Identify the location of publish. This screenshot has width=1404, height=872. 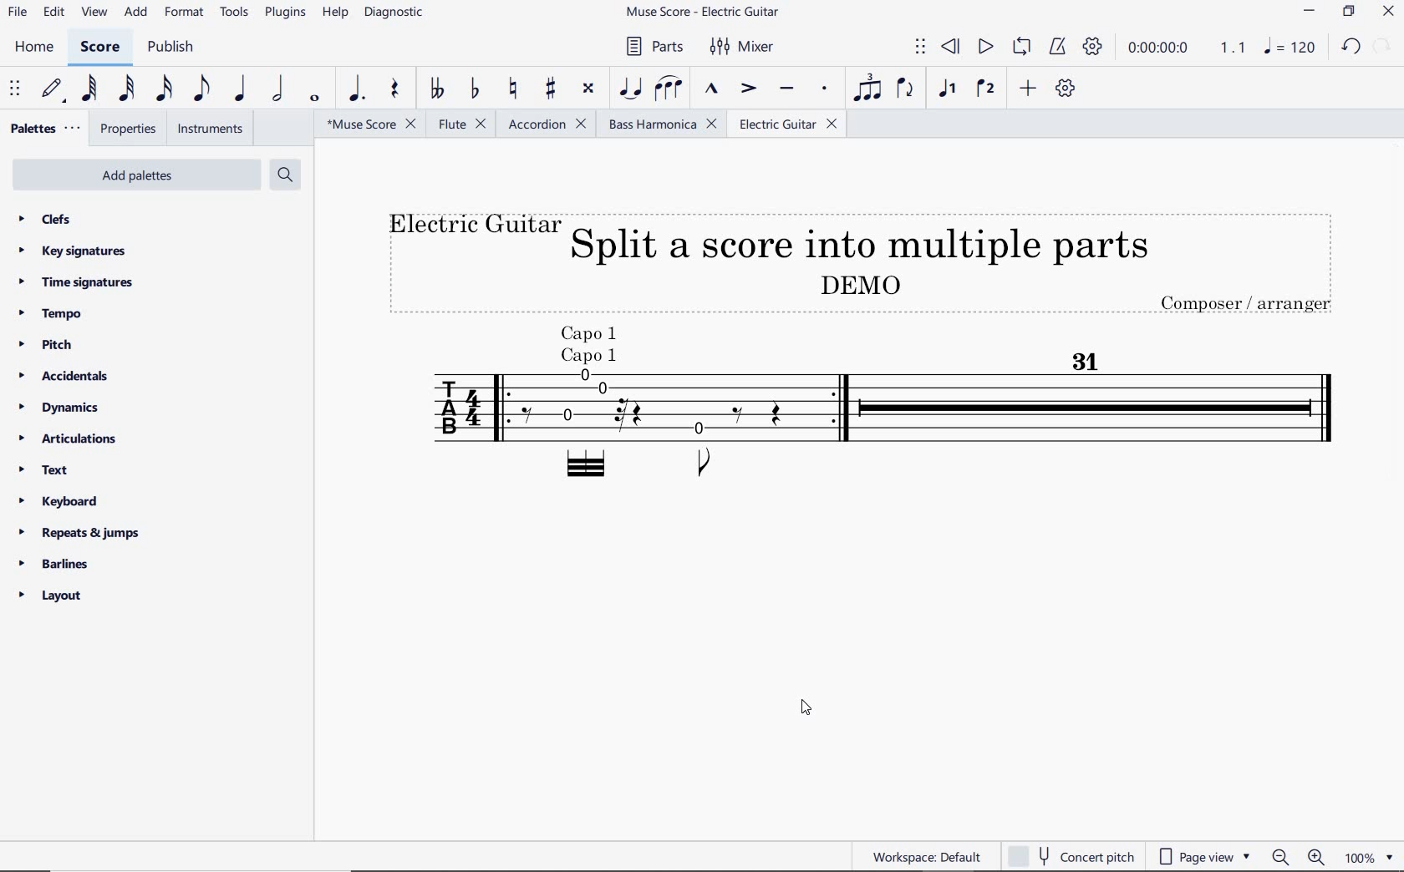
(177, 48).